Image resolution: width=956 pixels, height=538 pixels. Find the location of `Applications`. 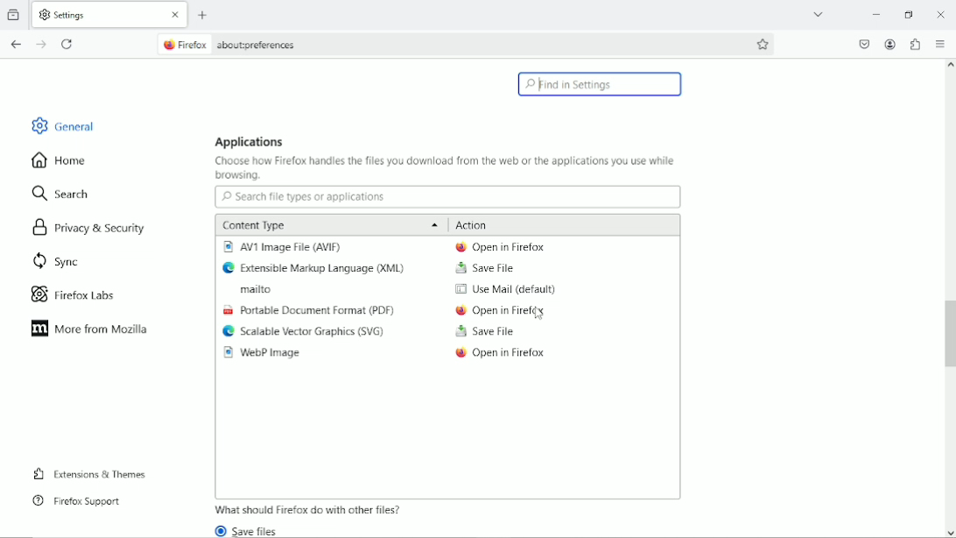

Applications is located at coordinates (250, 141).